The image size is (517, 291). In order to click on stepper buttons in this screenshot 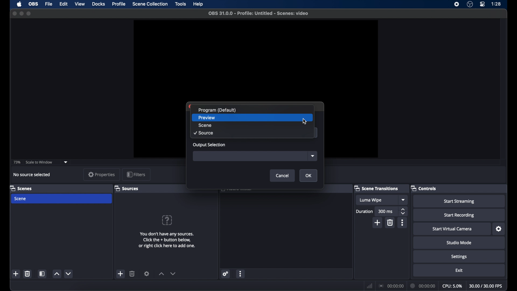, I will do `click(403, 211)`.